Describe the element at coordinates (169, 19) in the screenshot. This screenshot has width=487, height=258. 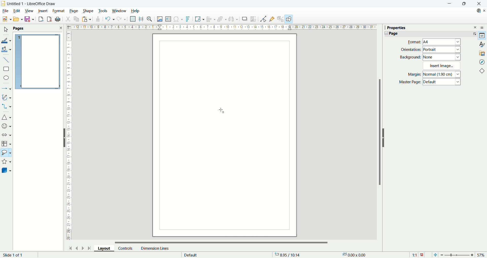
I see `insert textbox` at that location.